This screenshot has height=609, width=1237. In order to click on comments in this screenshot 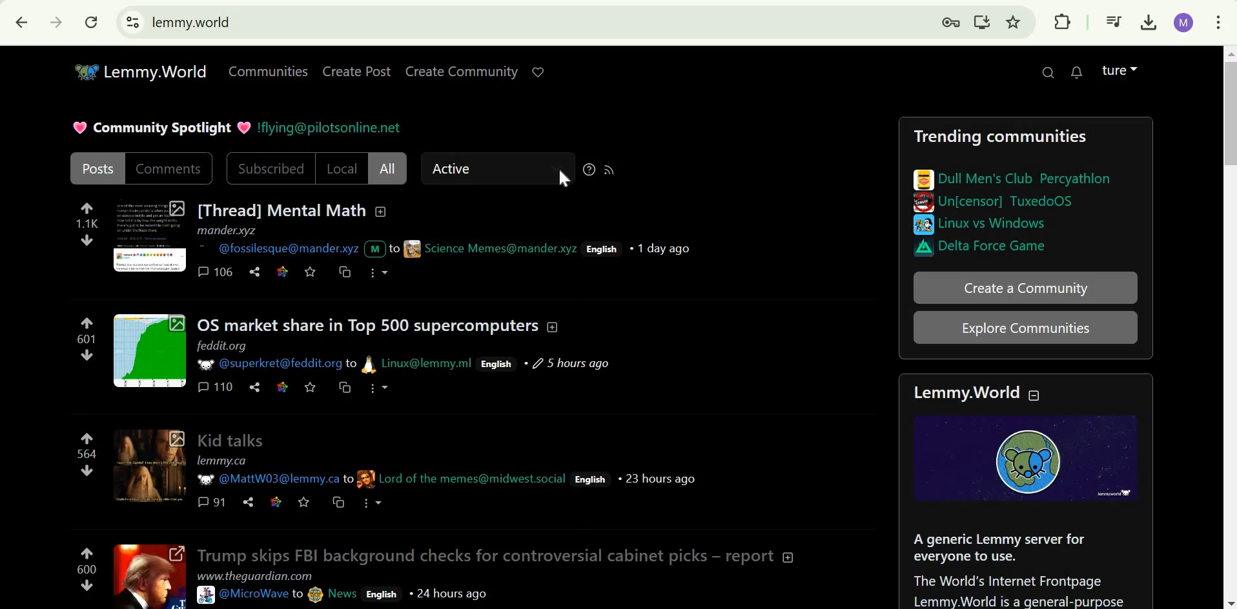, I will do `click(215, 270)`.